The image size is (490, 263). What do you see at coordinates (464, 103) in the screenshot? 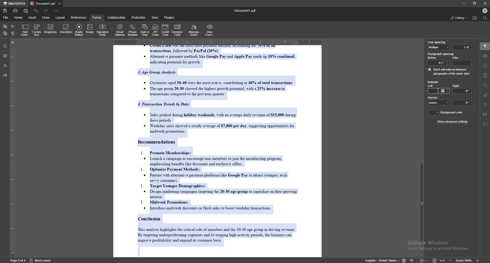
I see `indent space` at bounding box center [464, 103].